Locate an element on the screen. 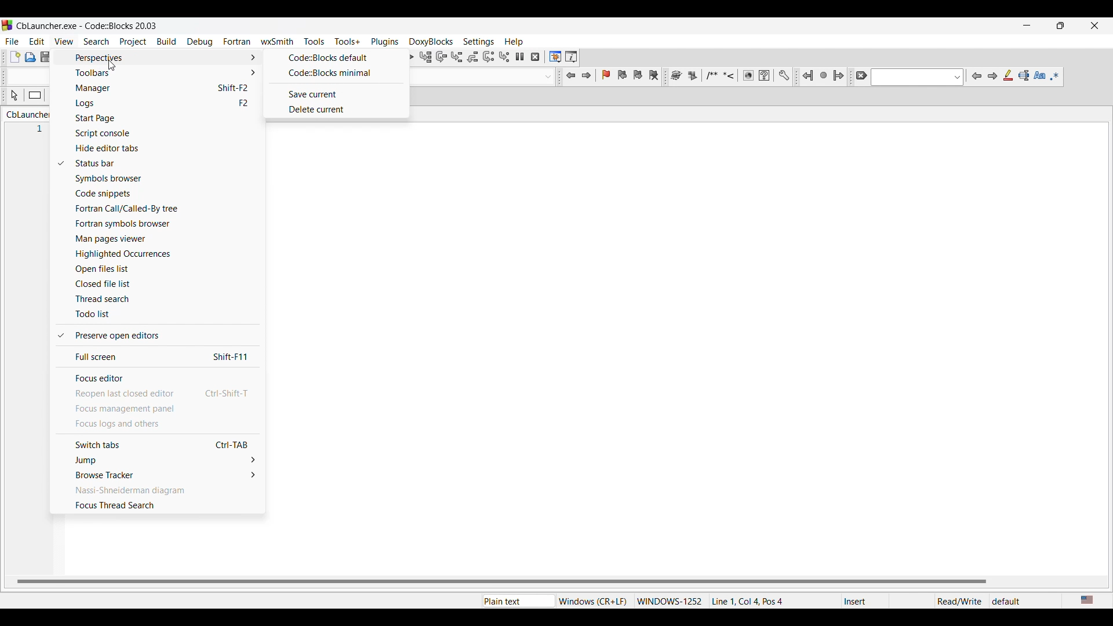 The image size is (1113, 626). Next bookmark is located at coordinates (638, 75).